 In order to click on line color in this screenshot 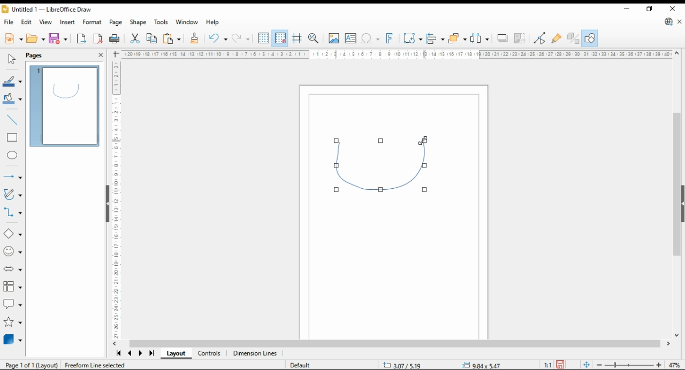, I will do `click(12, 82)`.